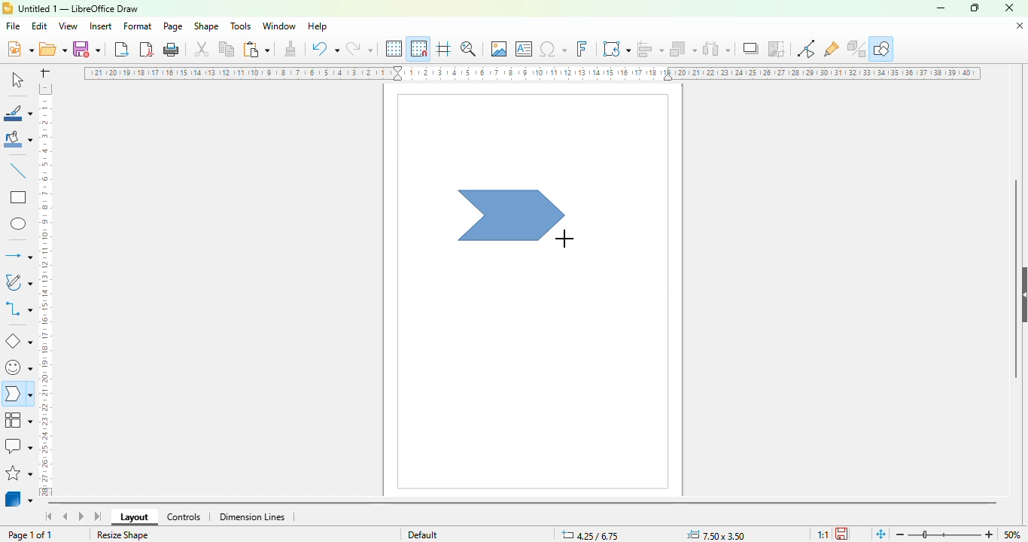  What do you see at coordinates (227, 49) in the screenshot?
I see `copy` at bounding box center [227, 49].